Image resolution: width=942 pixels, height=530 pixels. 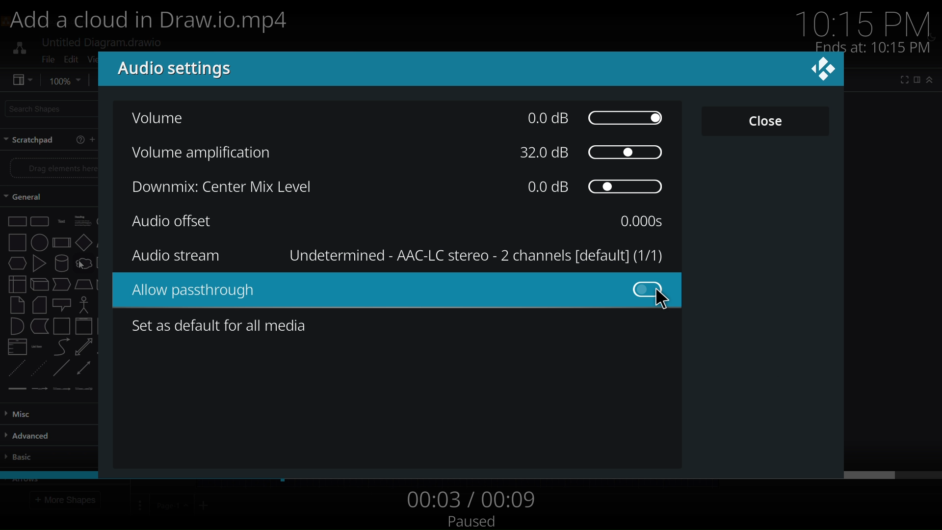 What do you see at coordinates (824, 76) in the screenshot?
I see `close dialog` at bounding box center [824, 76].